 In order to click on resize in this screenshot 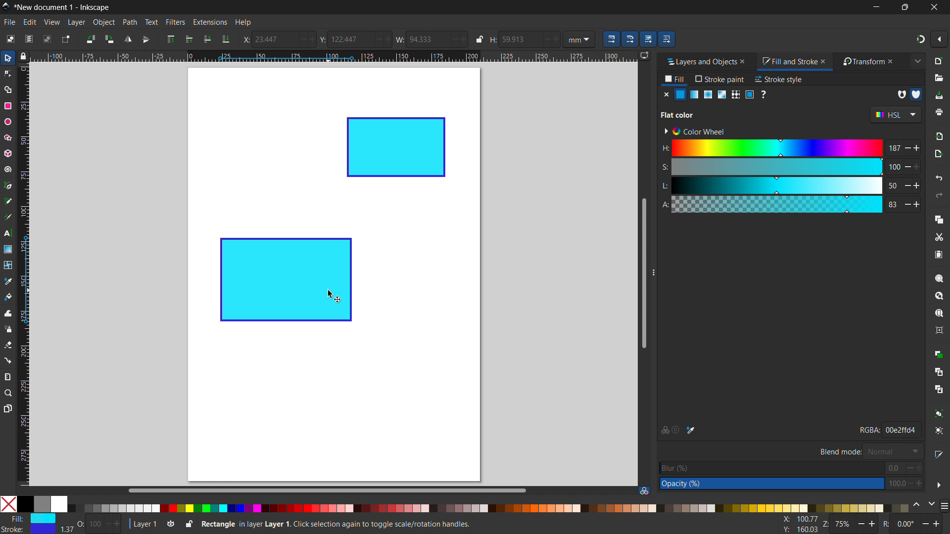, I will do `click(653, 273)`.